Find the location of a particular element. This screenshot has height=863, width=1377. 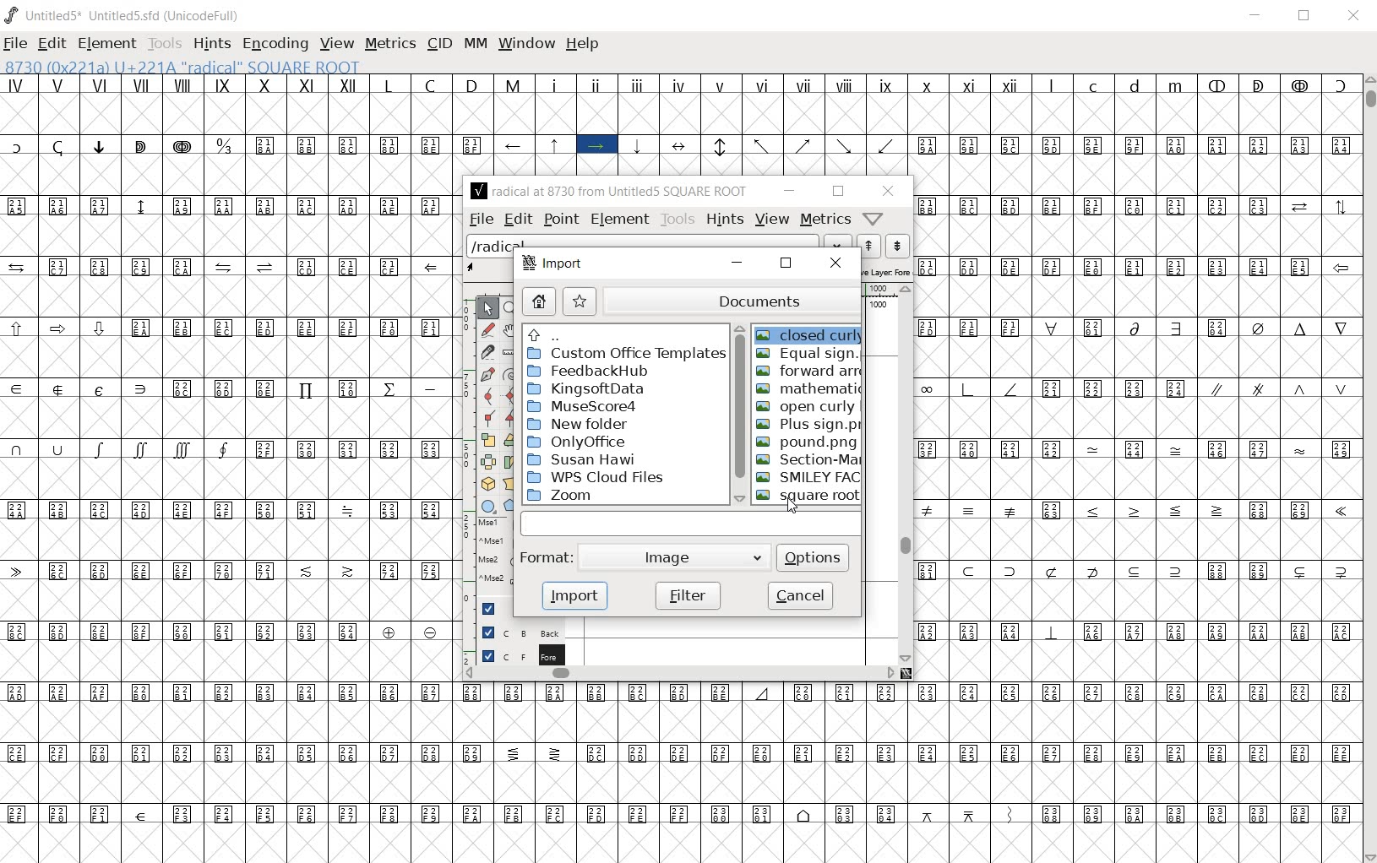

FeedbackHub is located at coordinates (589, 372).